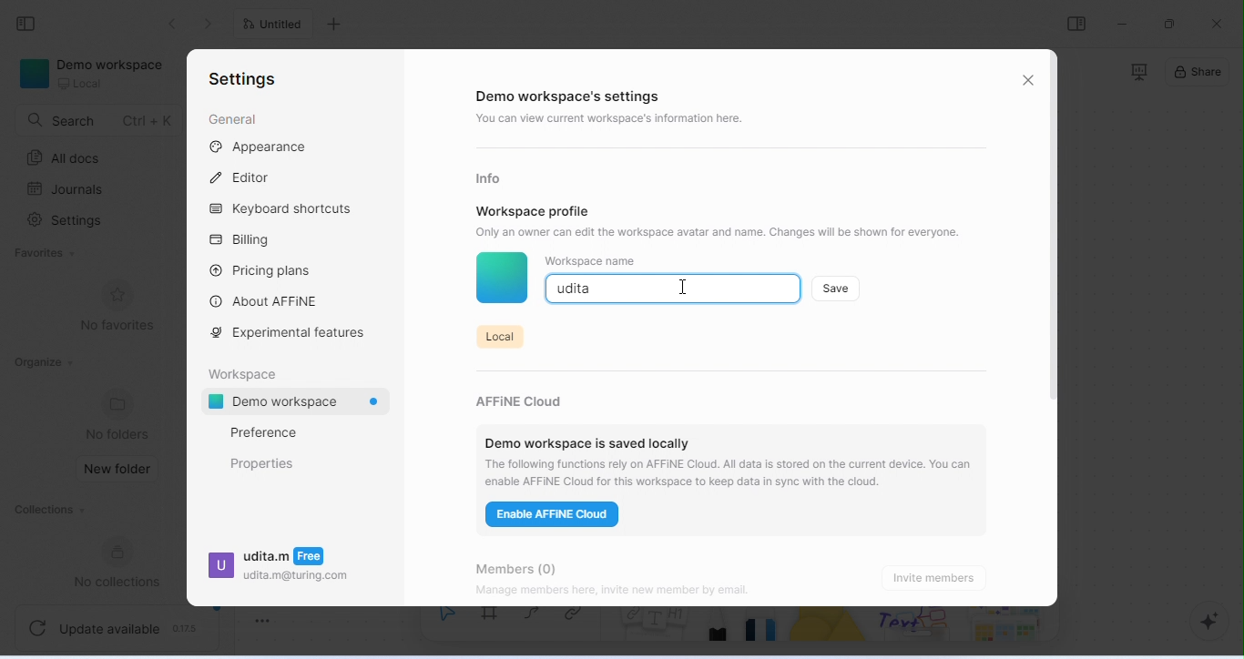 The height and width of the screenshot is (659, 1244). What do you see at coordinates (729, 231) in the screenshot?
I see `Only an owner can edit the workspace avatar and name. Changes will be shown for everyone.` at bounding box center [729, 231].